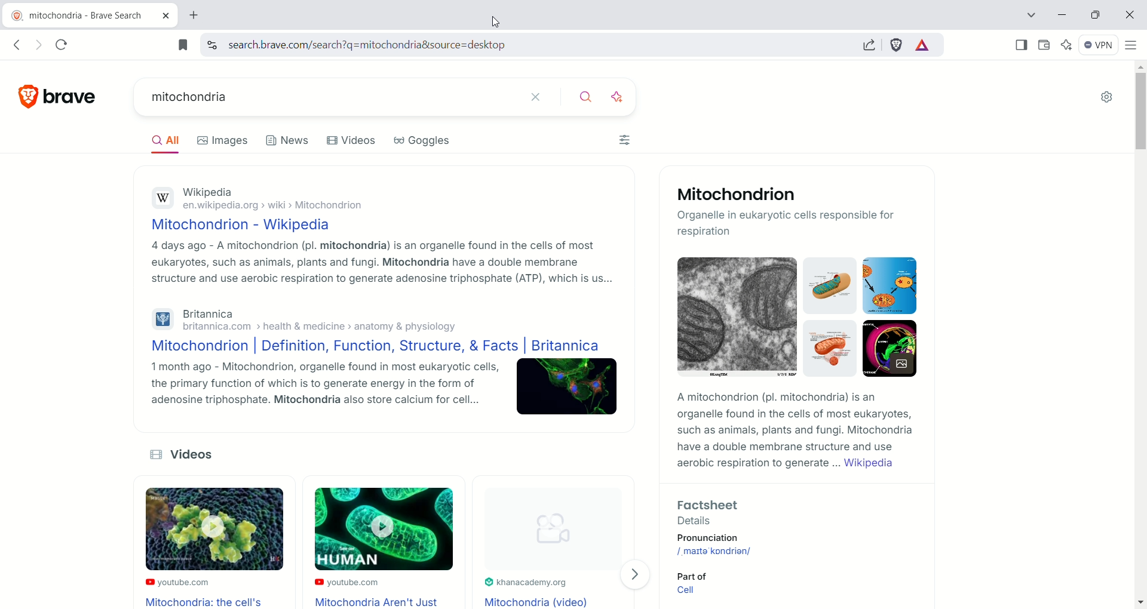 The image size is (1147, 609). I want to click on All, so click(157, 144).